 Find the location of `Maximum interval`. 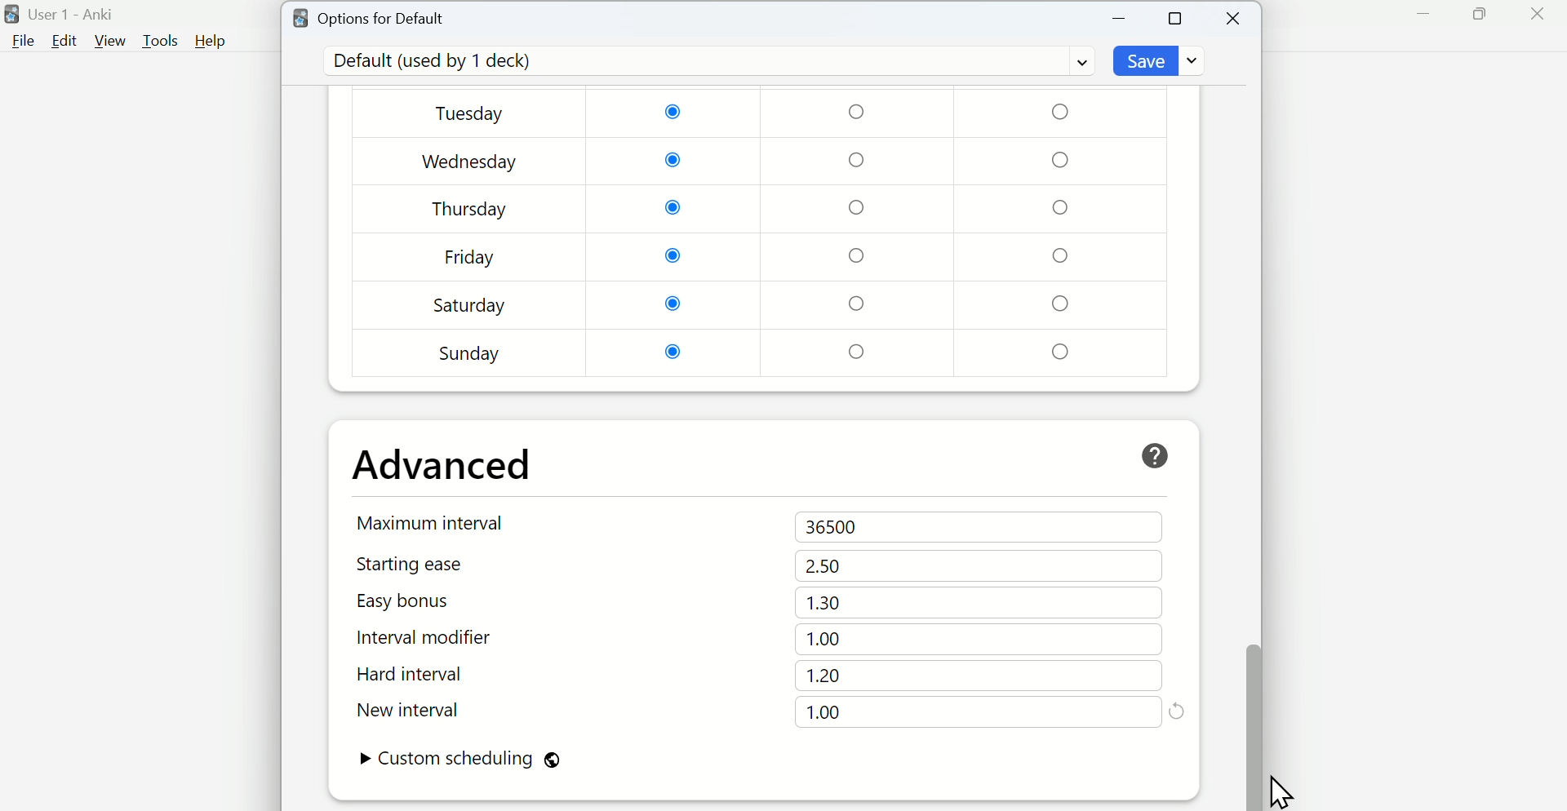

Maximum interval is located at coordinates (434, 522).